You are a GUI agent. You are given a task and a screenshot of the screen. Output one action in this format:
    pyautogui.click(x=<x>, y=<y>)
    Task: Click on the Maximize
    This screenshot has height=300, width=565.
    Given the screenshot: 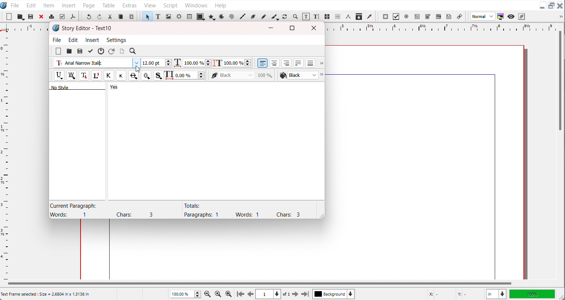 What is the action you would take?
    pyautogui.click(x=551, y=6)
    